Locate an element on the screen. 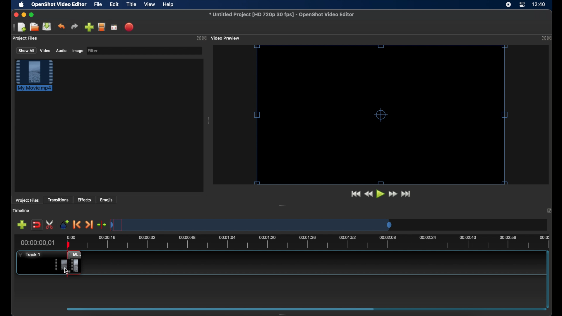 The image size is (562, 316). current time indicator is located at coordinates (38, 243).